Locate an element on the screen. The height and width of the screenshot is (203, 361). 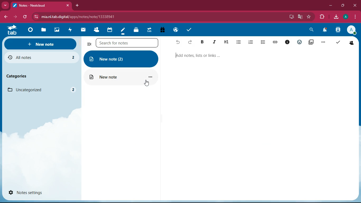
more is located at coordinates (89, 44).